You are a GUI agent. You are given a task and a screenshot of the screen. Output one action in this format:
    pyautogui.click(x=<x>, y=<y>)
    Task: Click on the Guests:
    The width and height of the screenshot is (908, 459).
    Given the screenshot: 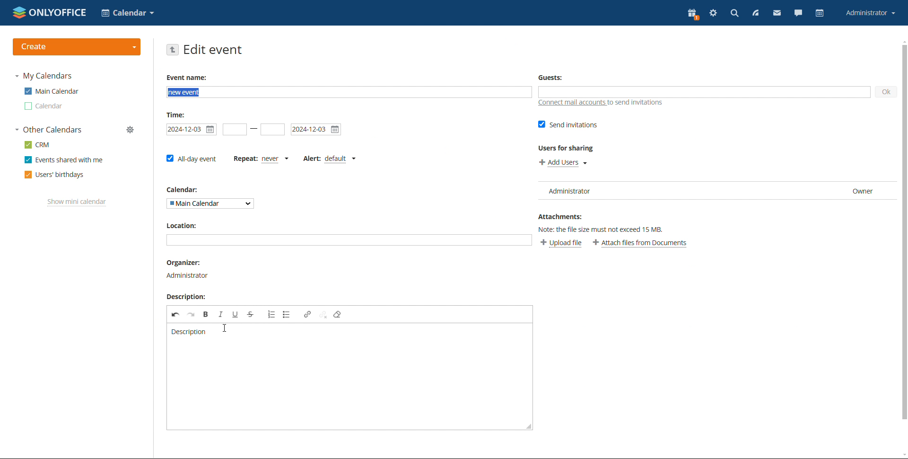 What is the action you would take?
    pyautogui.click(x=552, y=77)
    